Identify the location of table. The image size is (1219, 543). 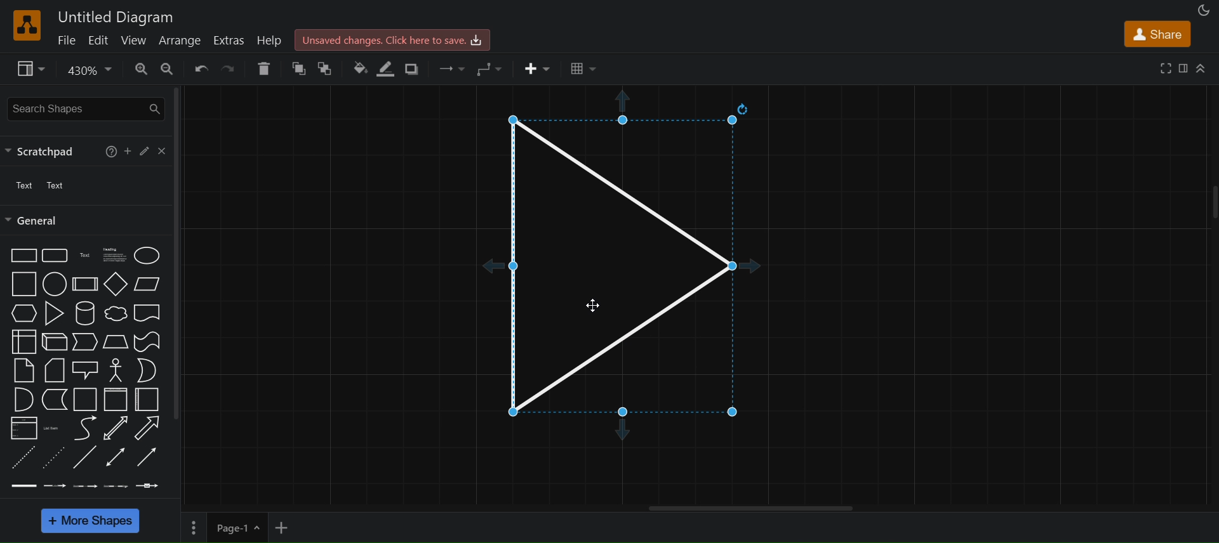
(585, 69).